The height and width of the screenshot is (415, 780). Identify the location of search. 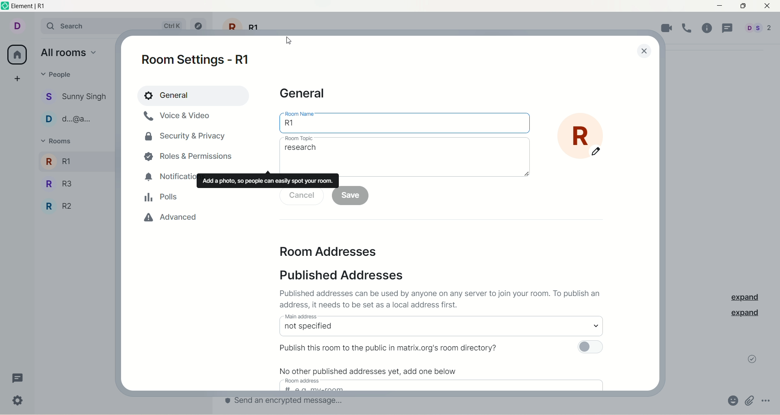
(113, 25).